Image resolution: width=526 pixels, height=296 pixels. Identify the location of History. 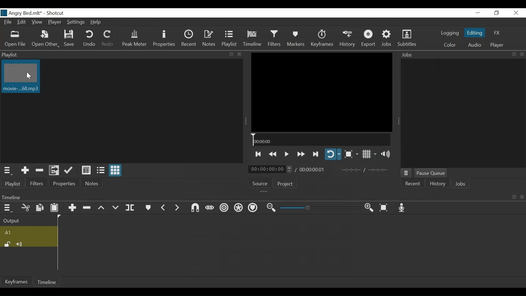
(347, 39).